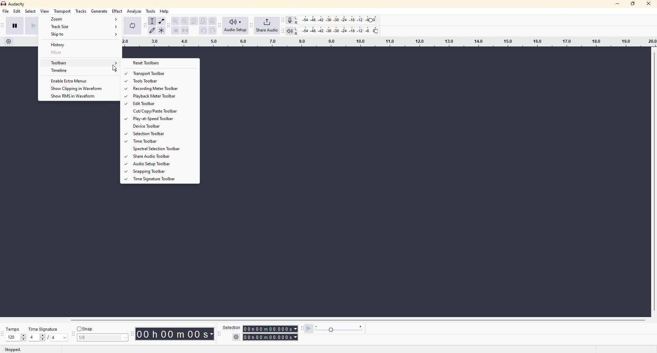 This screenshot has width=657, height=353. I want to click on zoom in, so click(176, 20).